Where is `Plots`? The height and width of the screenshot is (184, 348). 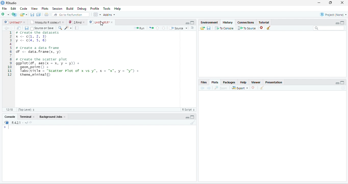 Plots is located at coordinates (45, 8).